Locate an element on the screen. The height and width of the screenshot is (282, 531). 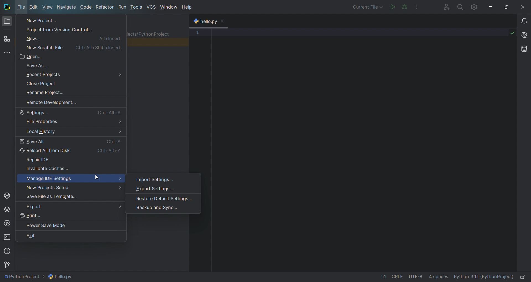
problems is located at coordinates (7, 252).